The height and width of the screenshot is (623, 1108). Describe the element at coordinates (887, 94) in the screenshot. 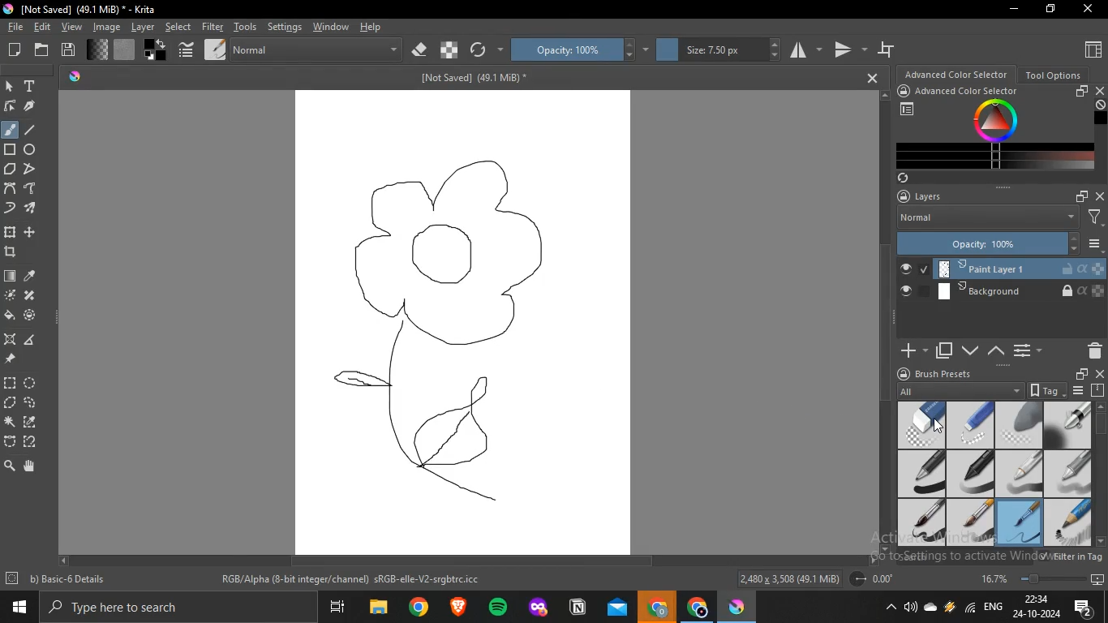

I see `Up` at that location.